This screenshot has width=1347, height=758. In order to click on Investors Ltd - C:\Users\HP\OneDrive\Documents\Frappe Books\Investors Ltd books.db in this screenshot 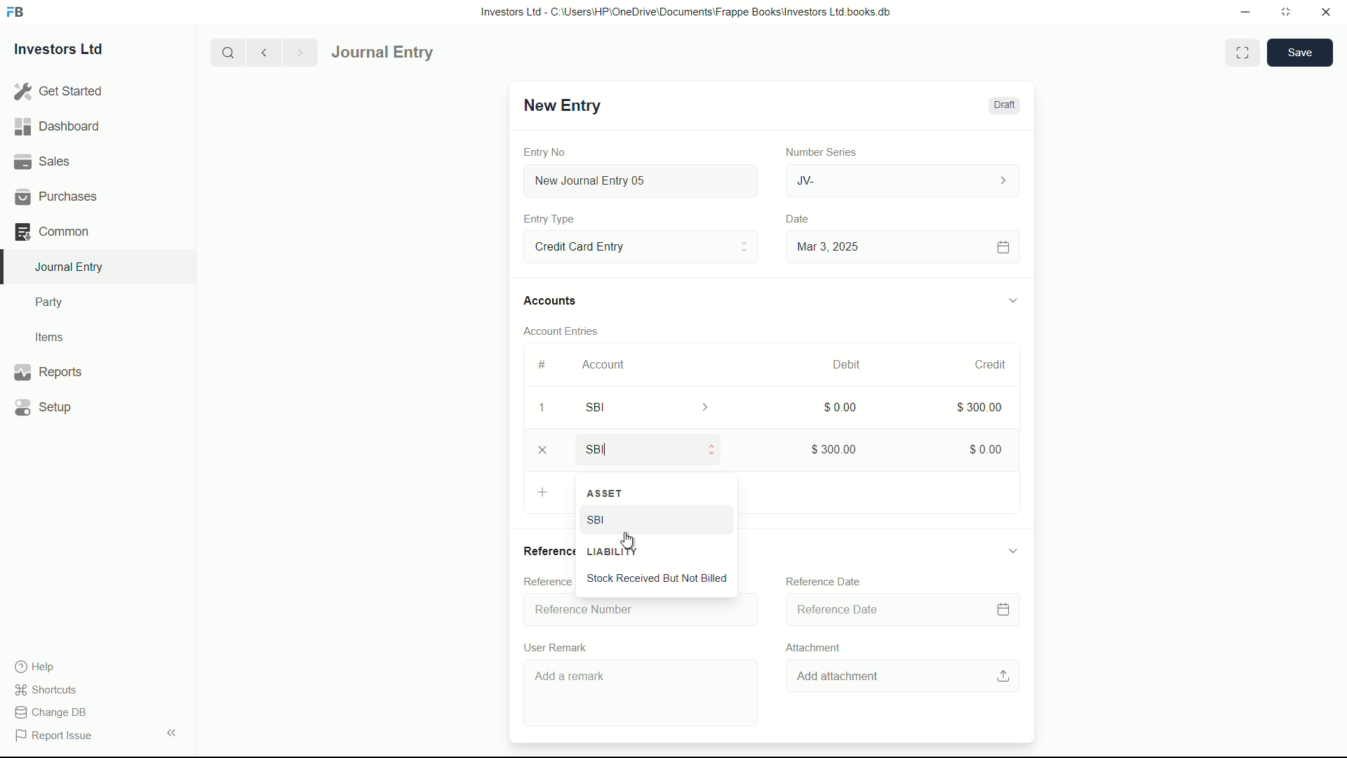, I will do `click(688, 11)`.